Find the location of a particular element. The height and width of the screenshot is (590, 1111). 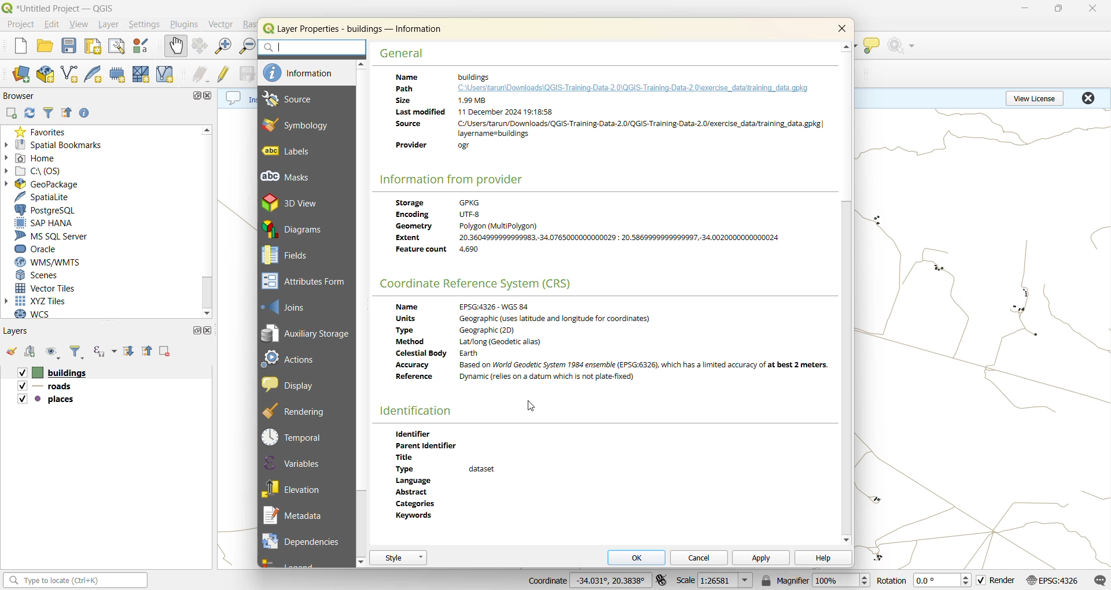

wms is located at coordinates (51, 262).